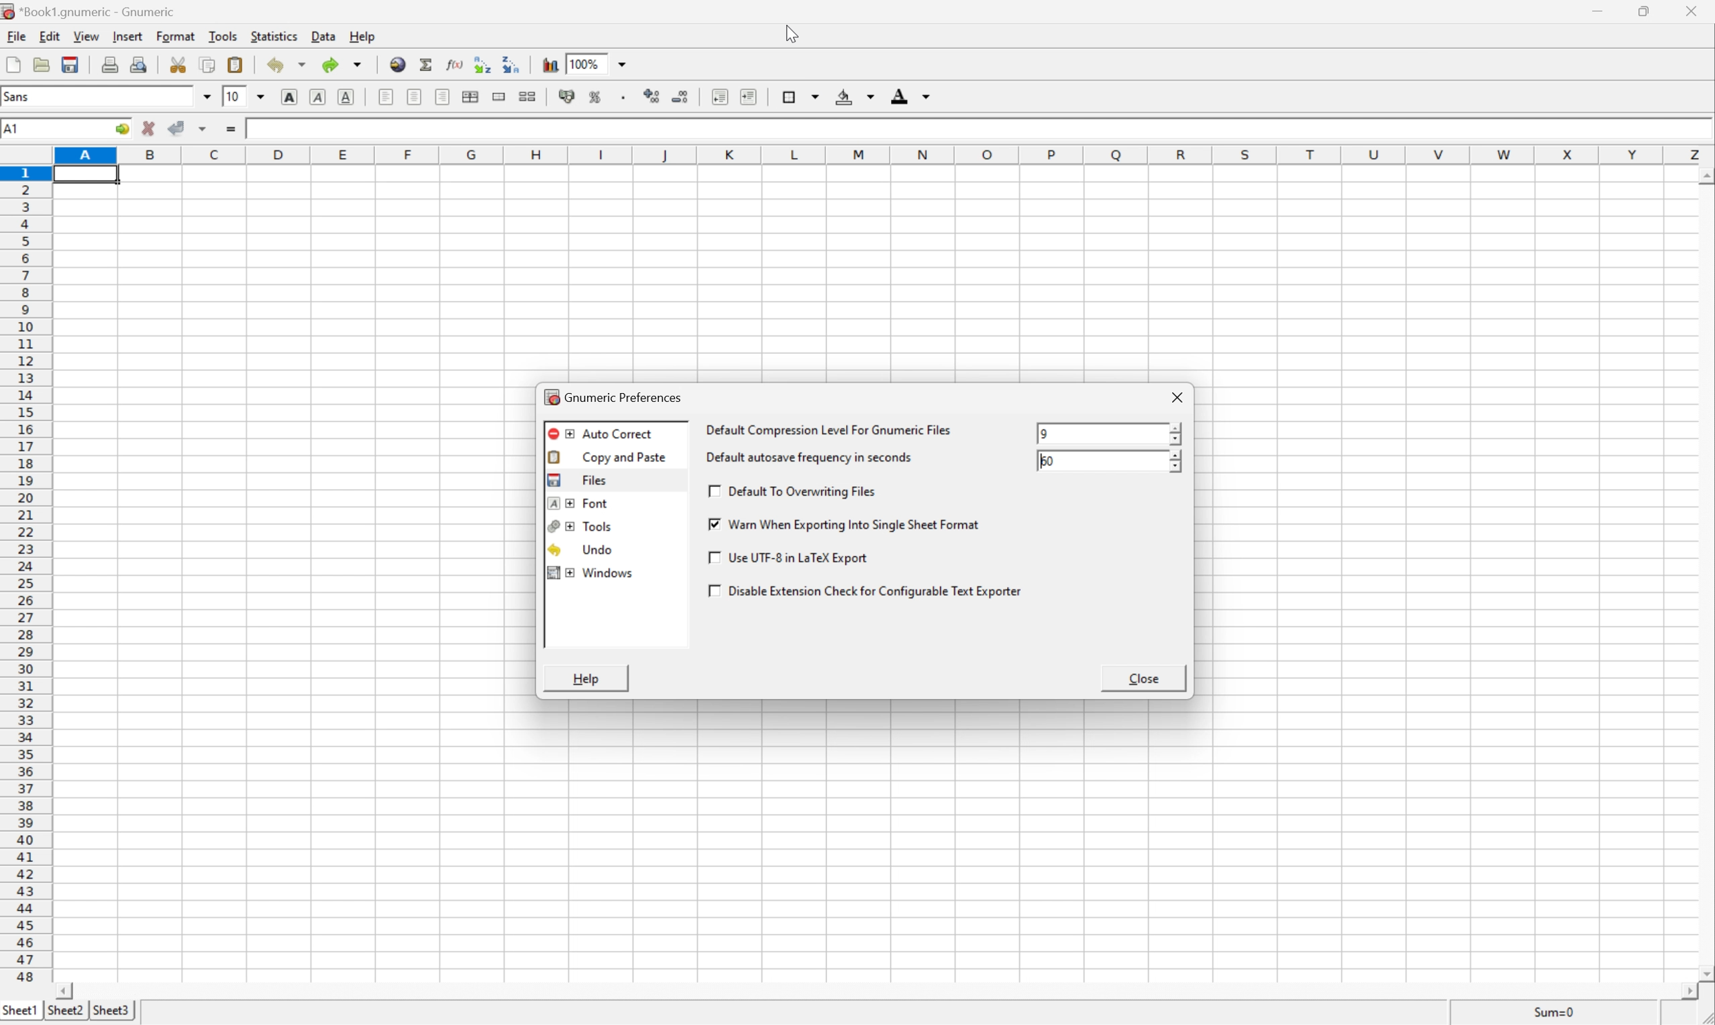  I want to click on center horizontally, so click(416, 96).